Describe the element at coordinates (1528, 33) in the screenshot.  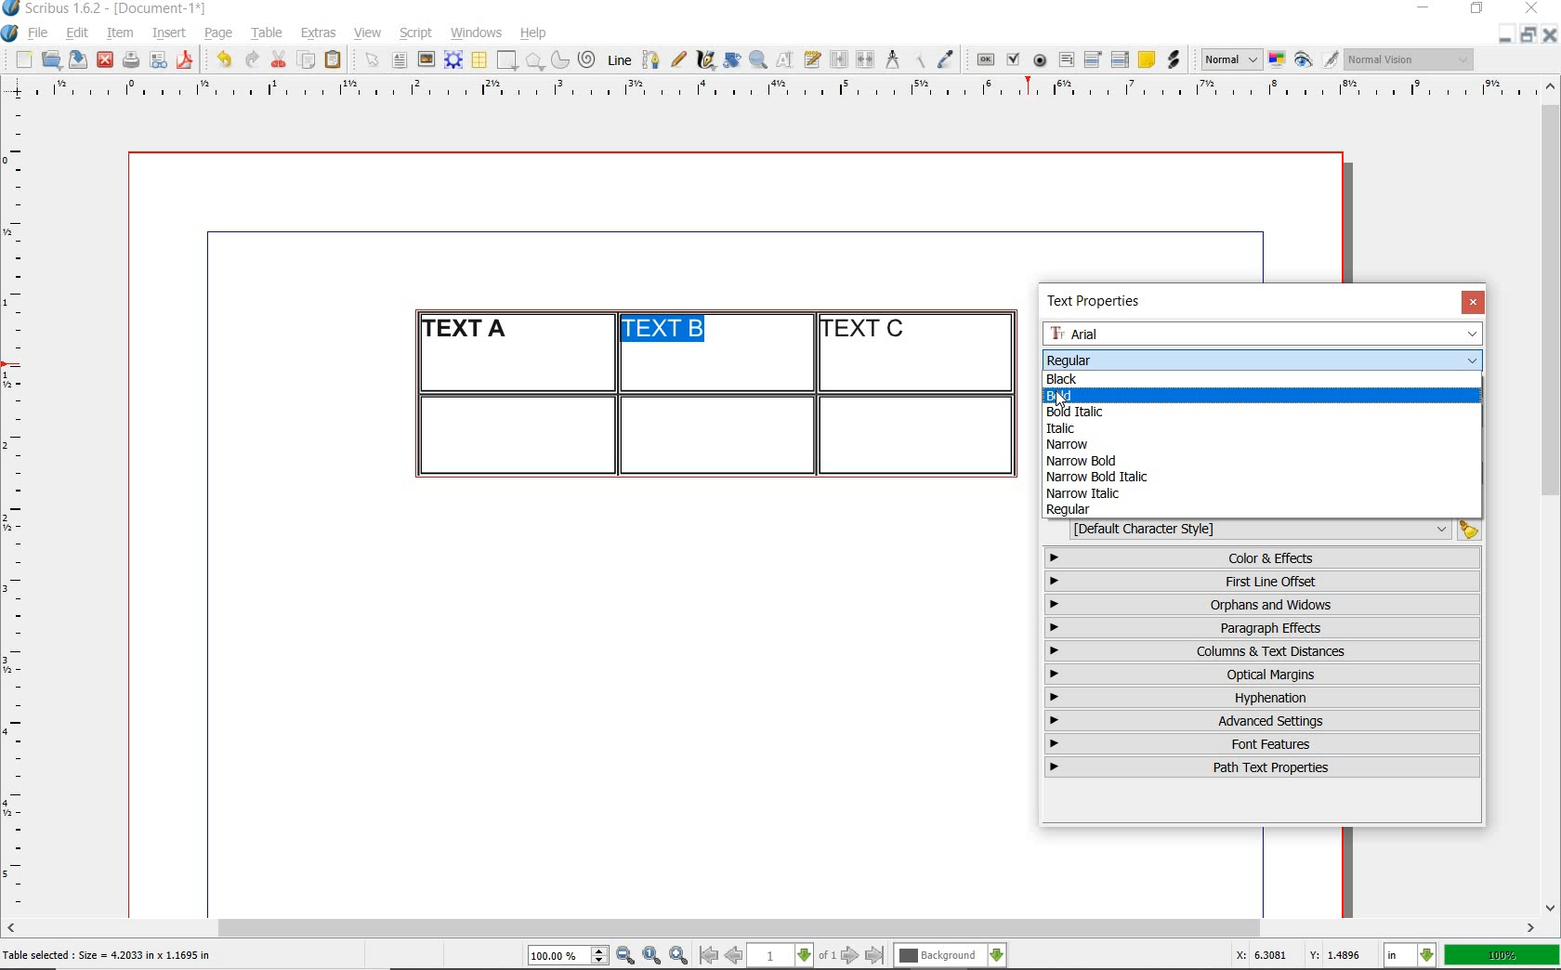
I see `restore` at that location.